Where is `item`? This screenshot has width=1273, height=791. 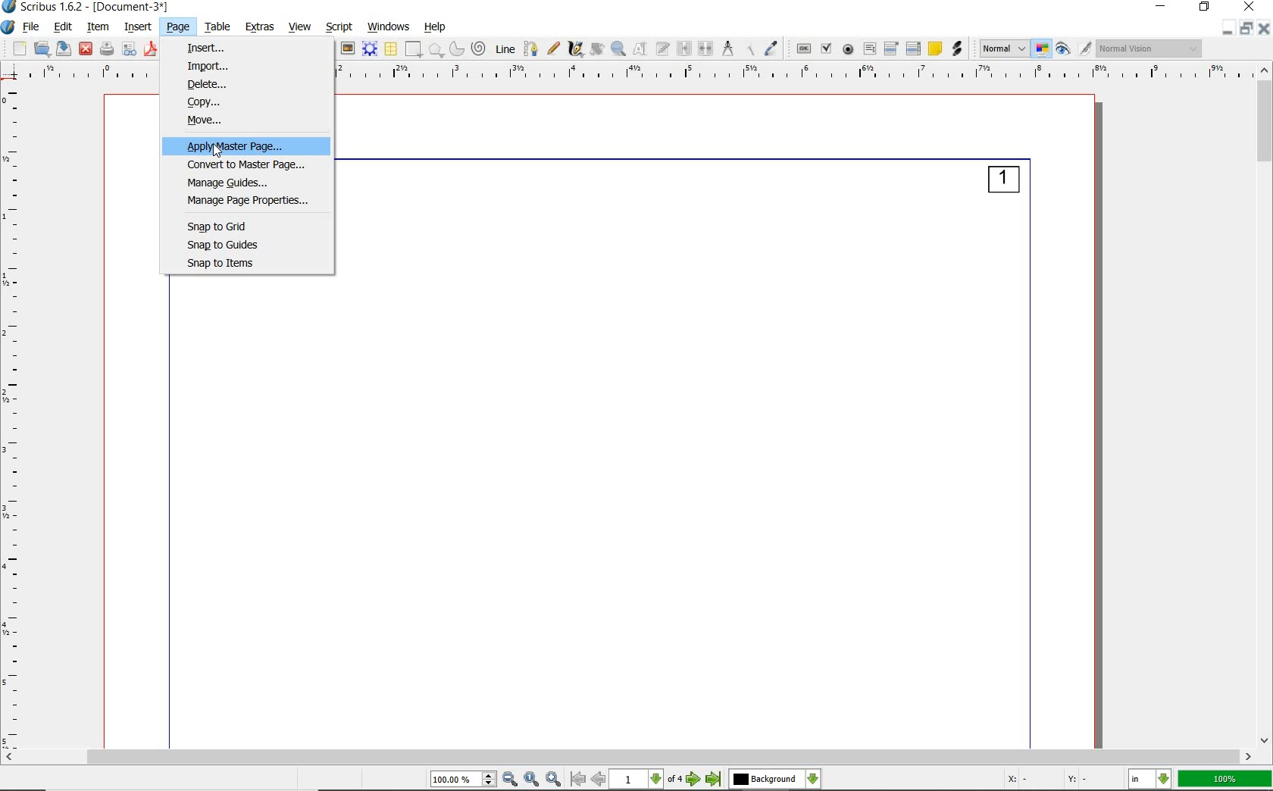
item is located at coordinates (98, 27).